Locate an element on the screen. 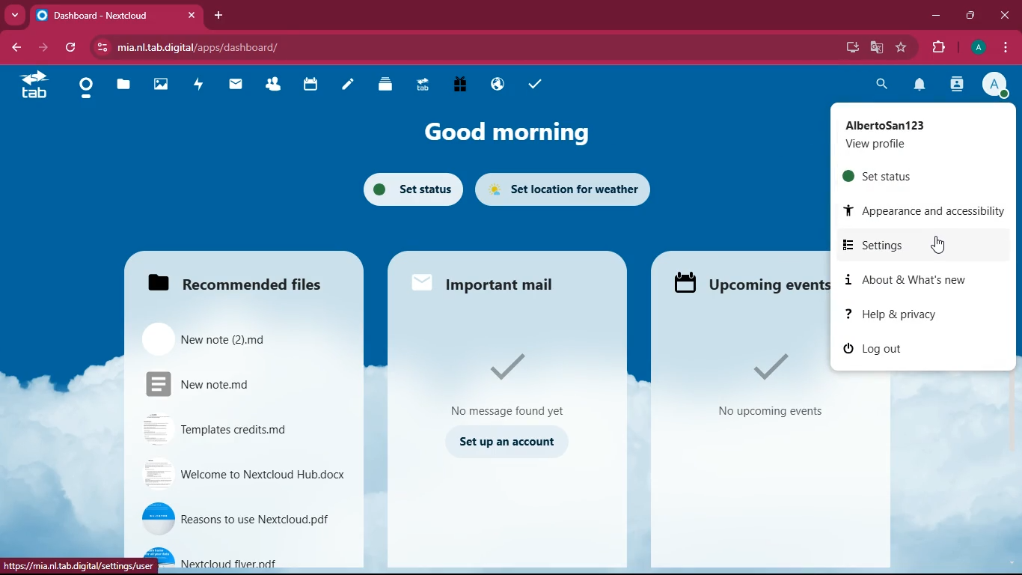  tasks is located at coordinates (537, 84).